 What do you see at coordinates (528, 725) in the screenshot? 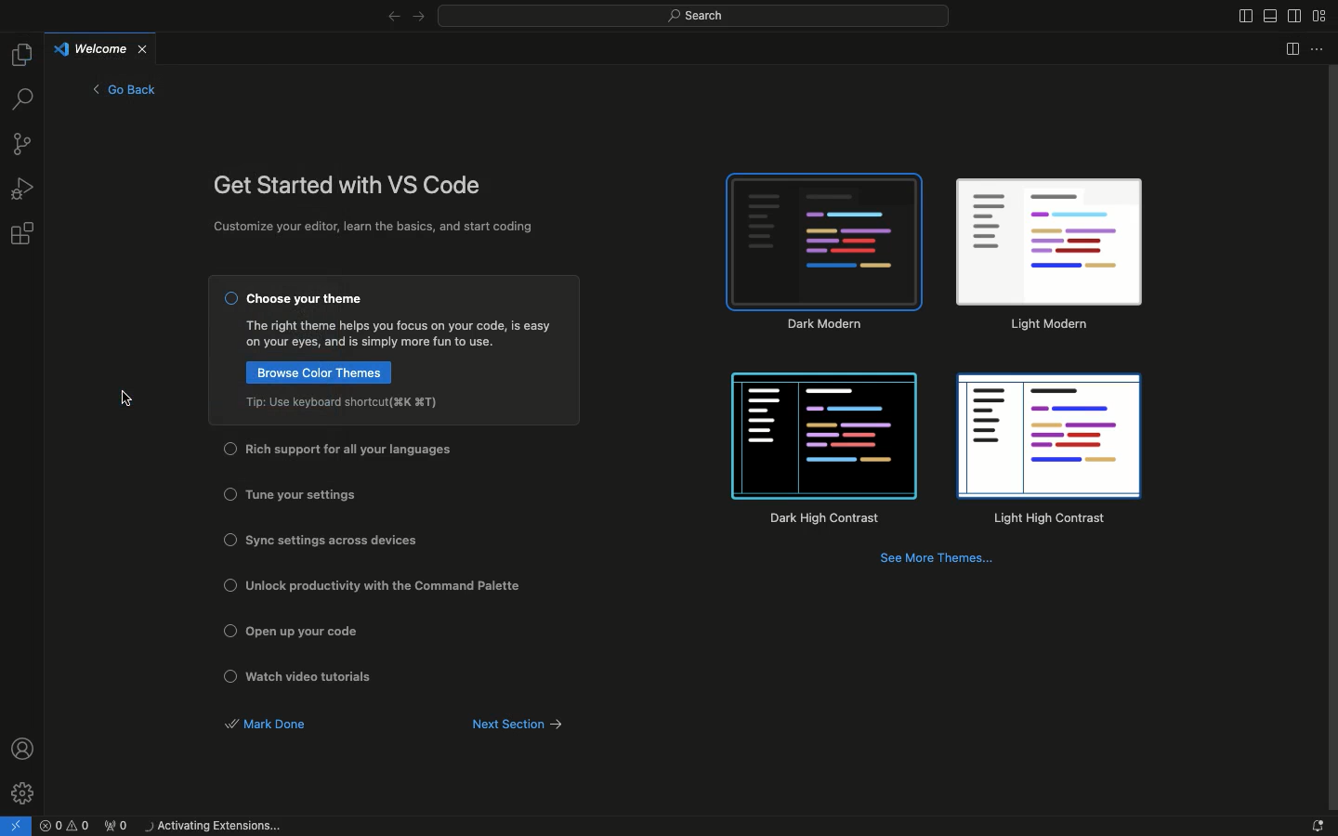
I see `Next section` at bounding box center [528, 725].